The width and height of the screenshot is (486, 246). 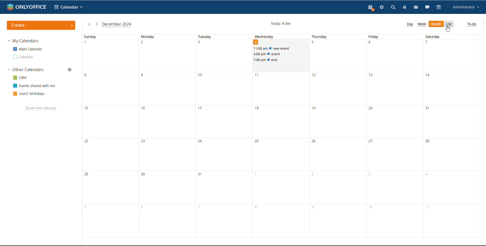 I want to click on week view, so click(x=422, y=25).